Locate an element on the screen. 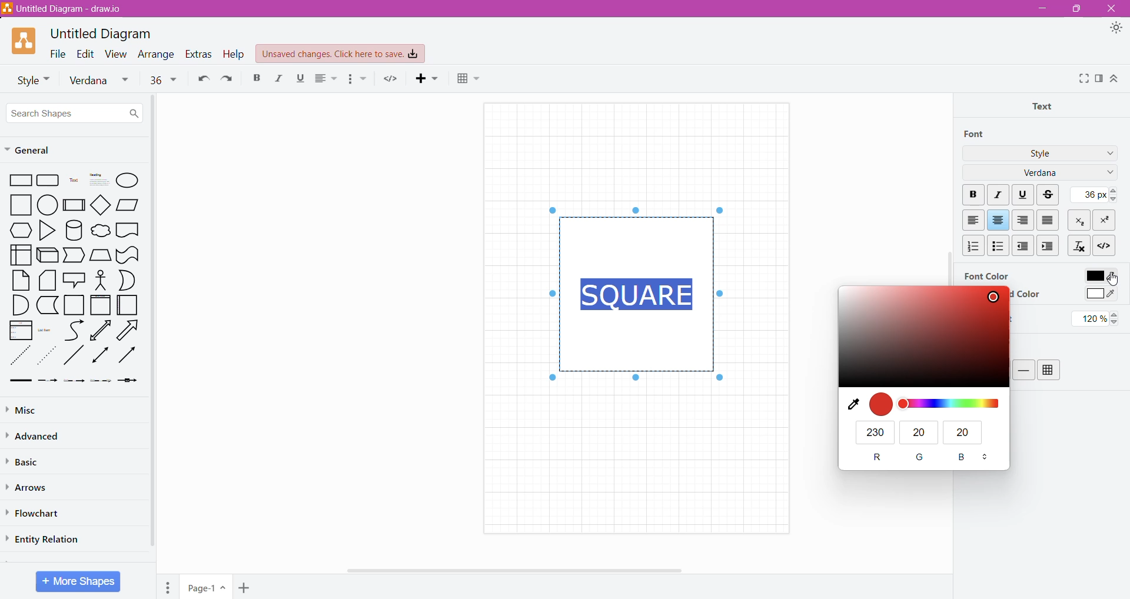 The height and width of the screenshot is (599, 1130). Dotted Arrow  is located at coordinates (46, 356).